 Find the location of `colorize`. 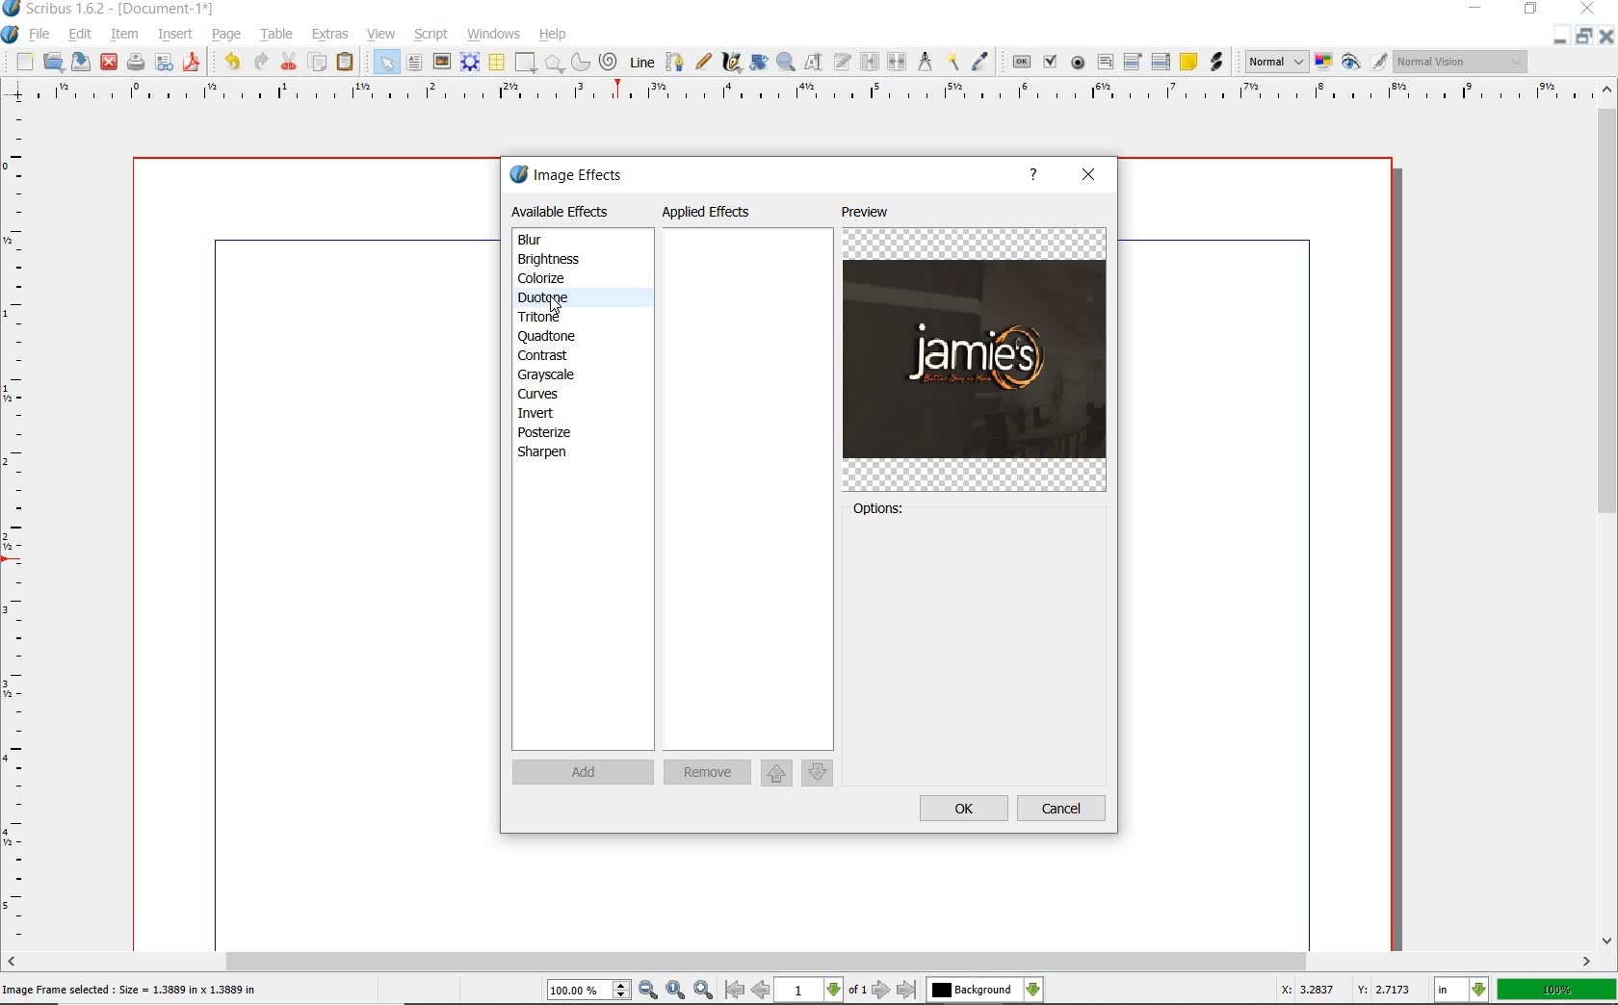

colorize is located at coordinates (559, 278).